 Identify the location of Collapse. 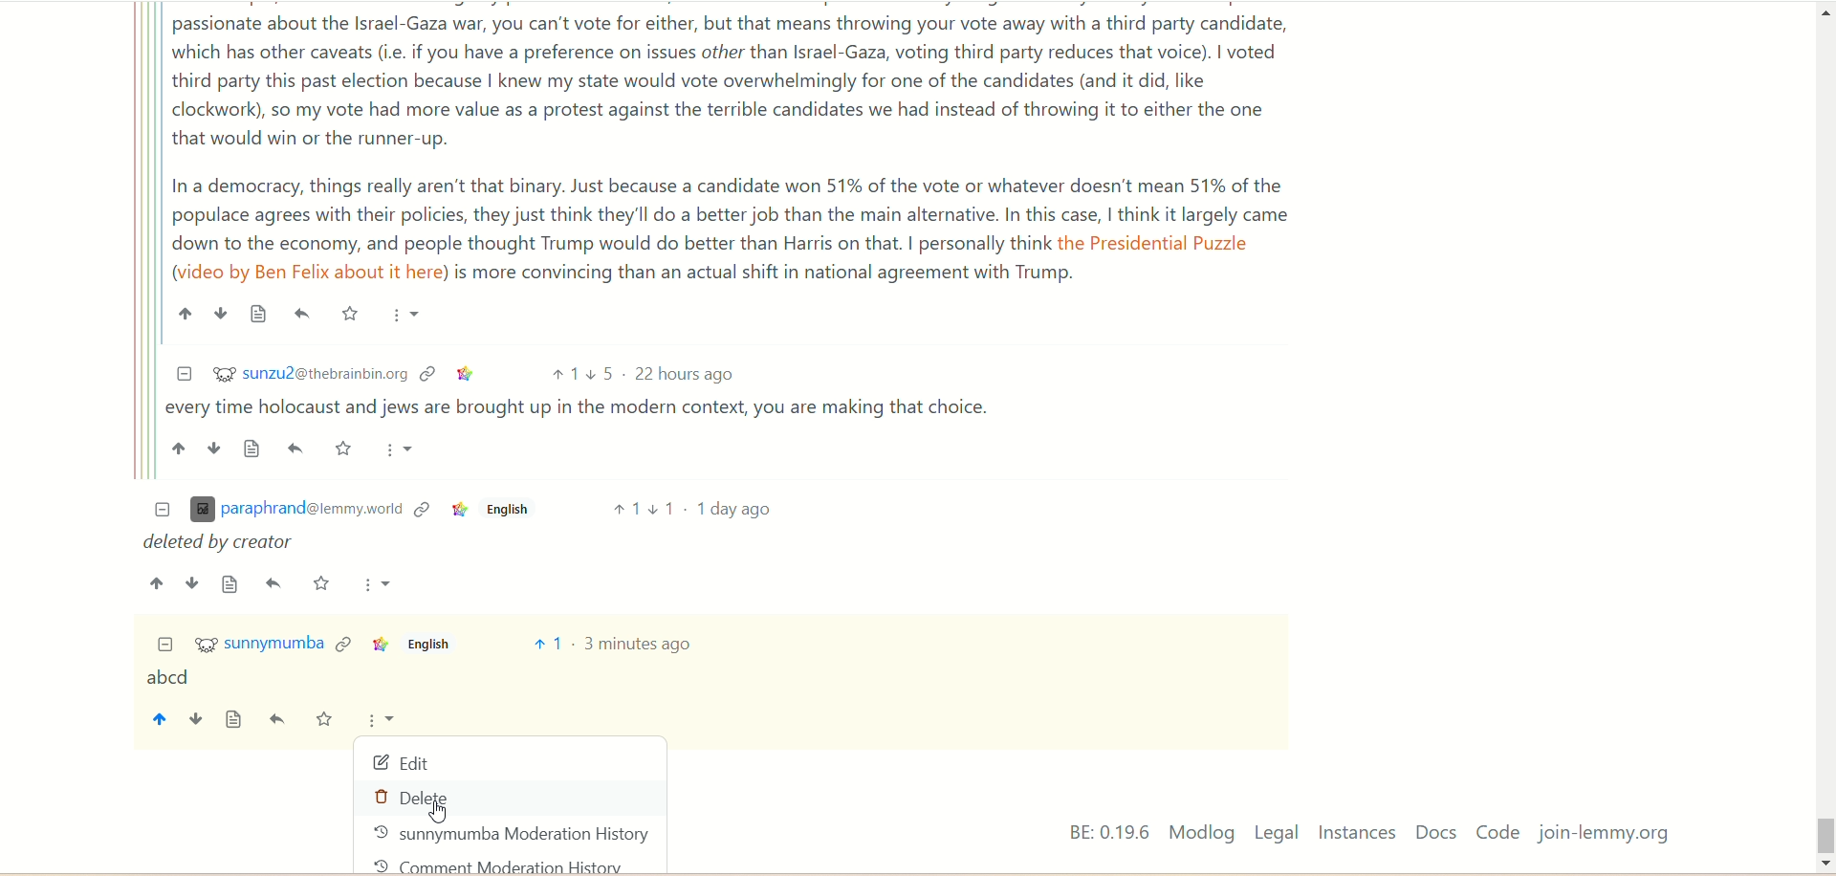
(184, 374).